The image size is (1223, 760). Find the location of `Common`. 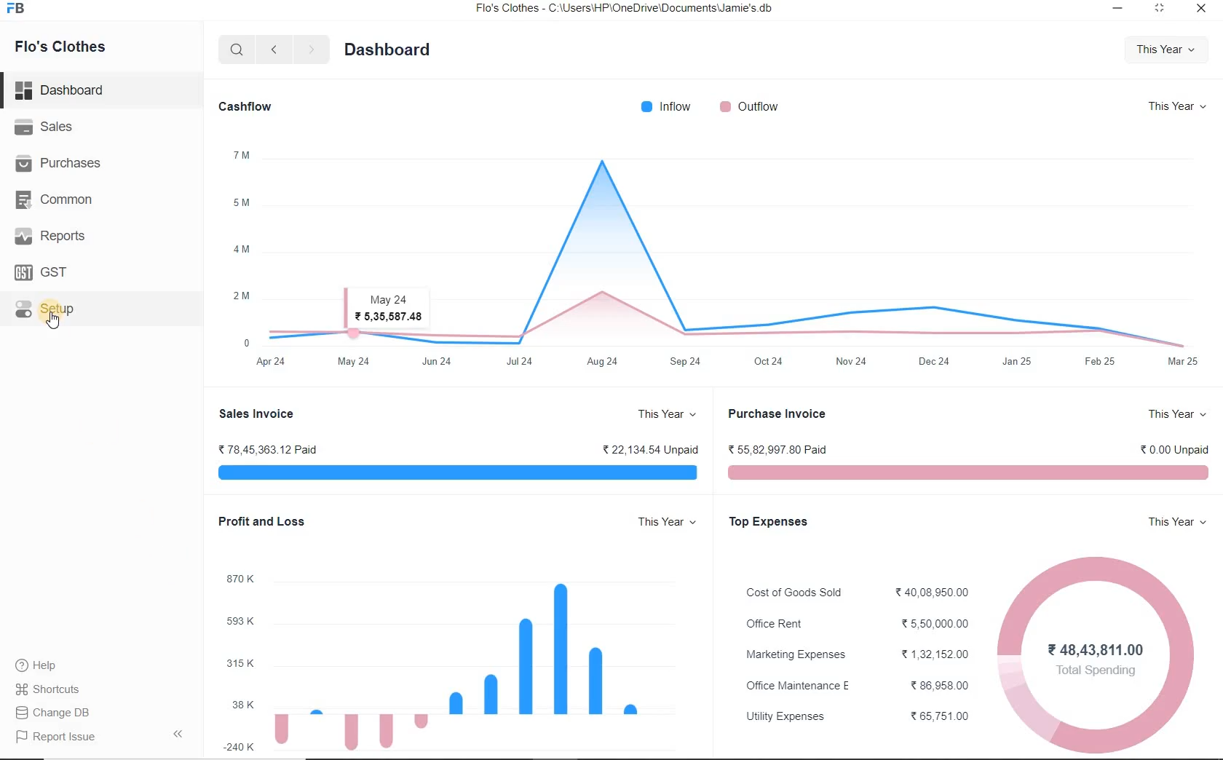

Common is located at coordinates (59, 199).